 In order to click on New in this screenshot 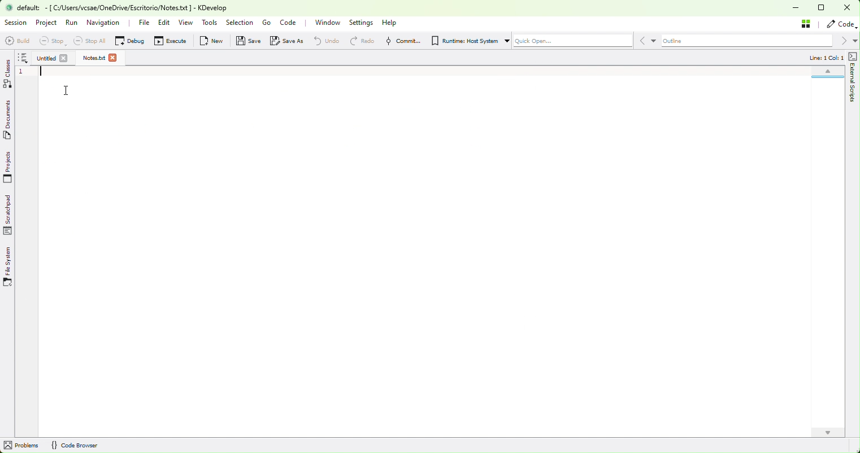, I will do `click(214, 41)`.